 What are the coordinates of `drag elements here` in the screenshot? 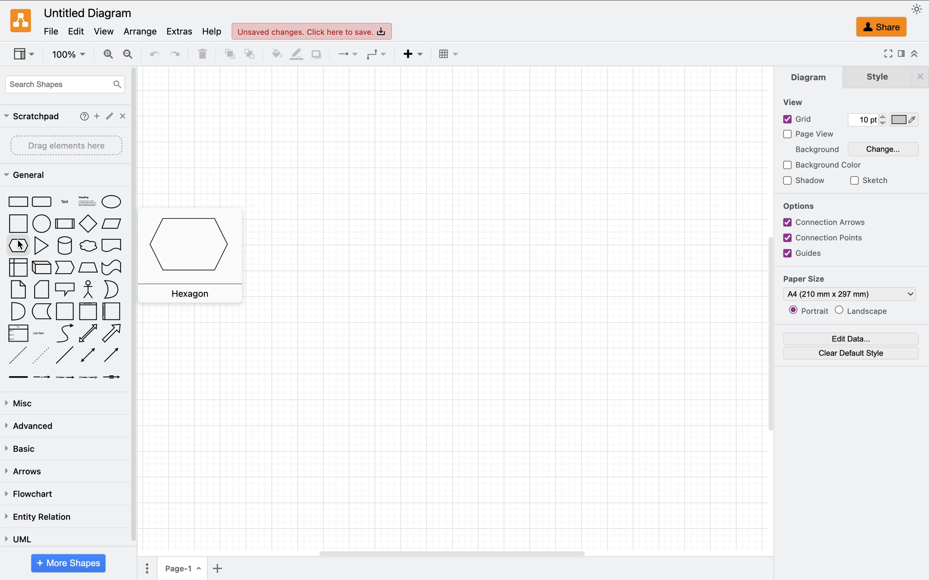 It's located at (68, 146).